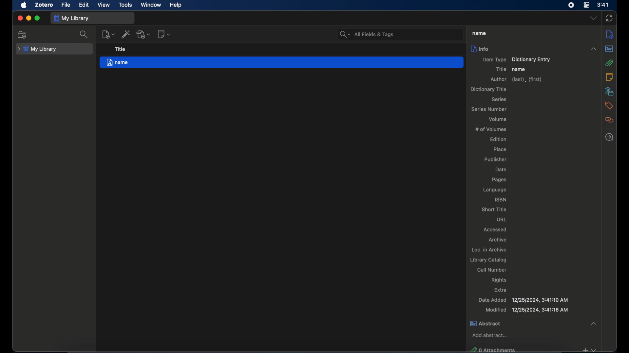 This screenshot has width=629, height=353. I want to click on search, so click(84, 34).